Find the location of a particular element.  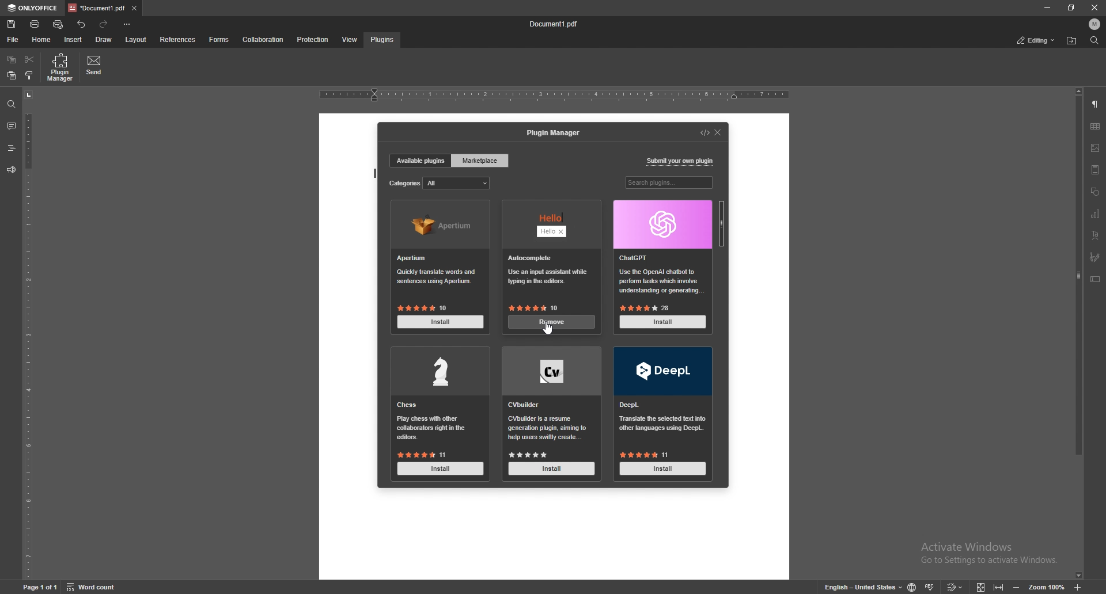

fit to screen is located at coordinates (980, 587).